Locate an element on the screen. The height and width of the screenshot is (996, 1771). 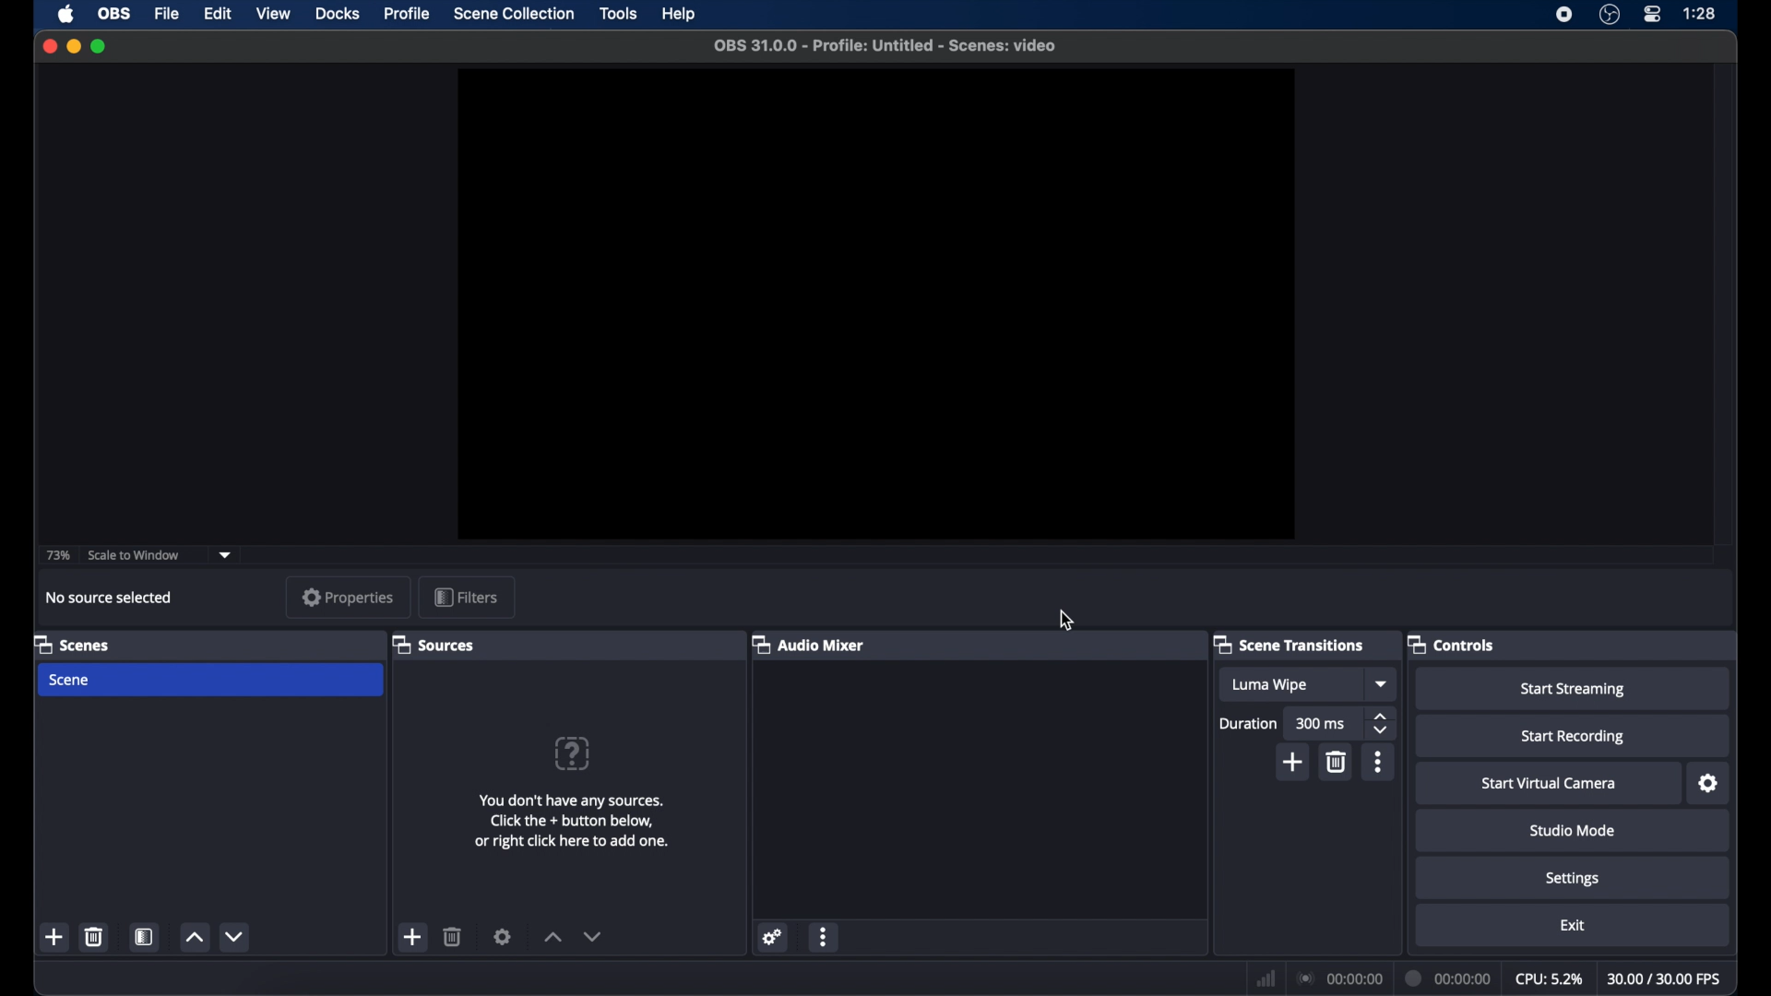
obs is located at coordinates (113, 14).